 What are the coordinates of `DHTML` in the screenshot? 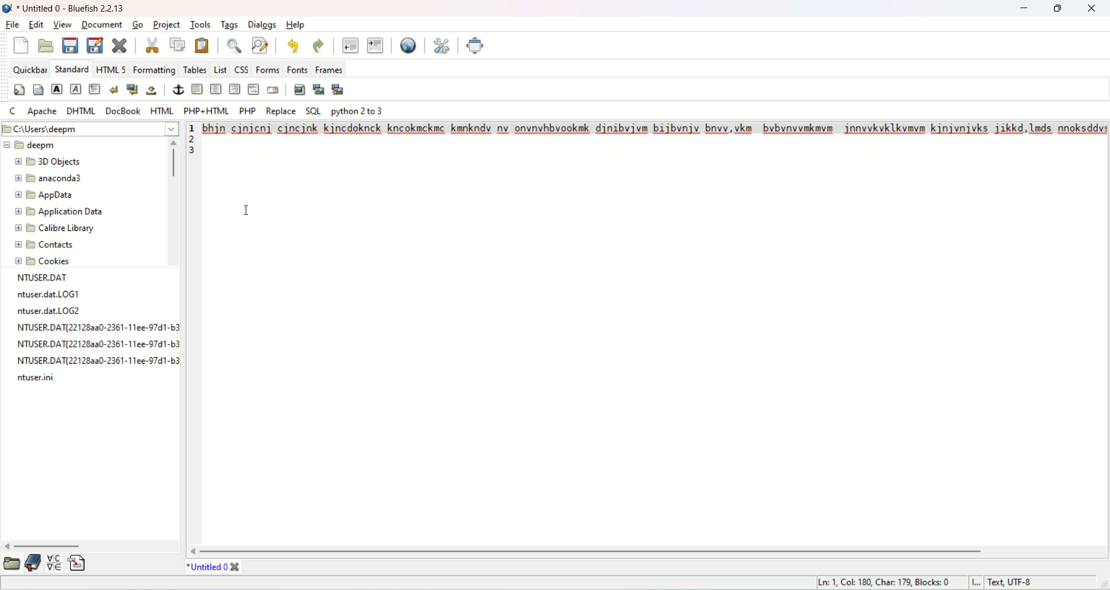 It's located at (80, 111).